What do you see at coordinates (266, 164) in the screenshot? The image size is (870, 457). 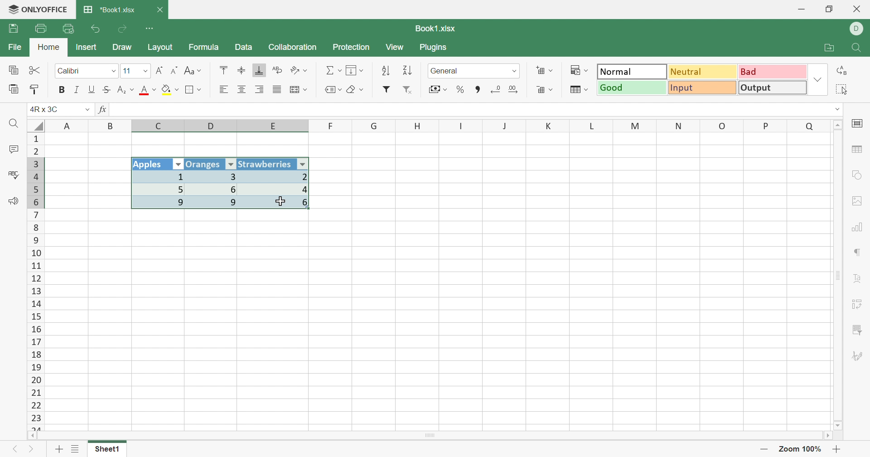 I see `Strawberries` at bounding box center [266, 164].